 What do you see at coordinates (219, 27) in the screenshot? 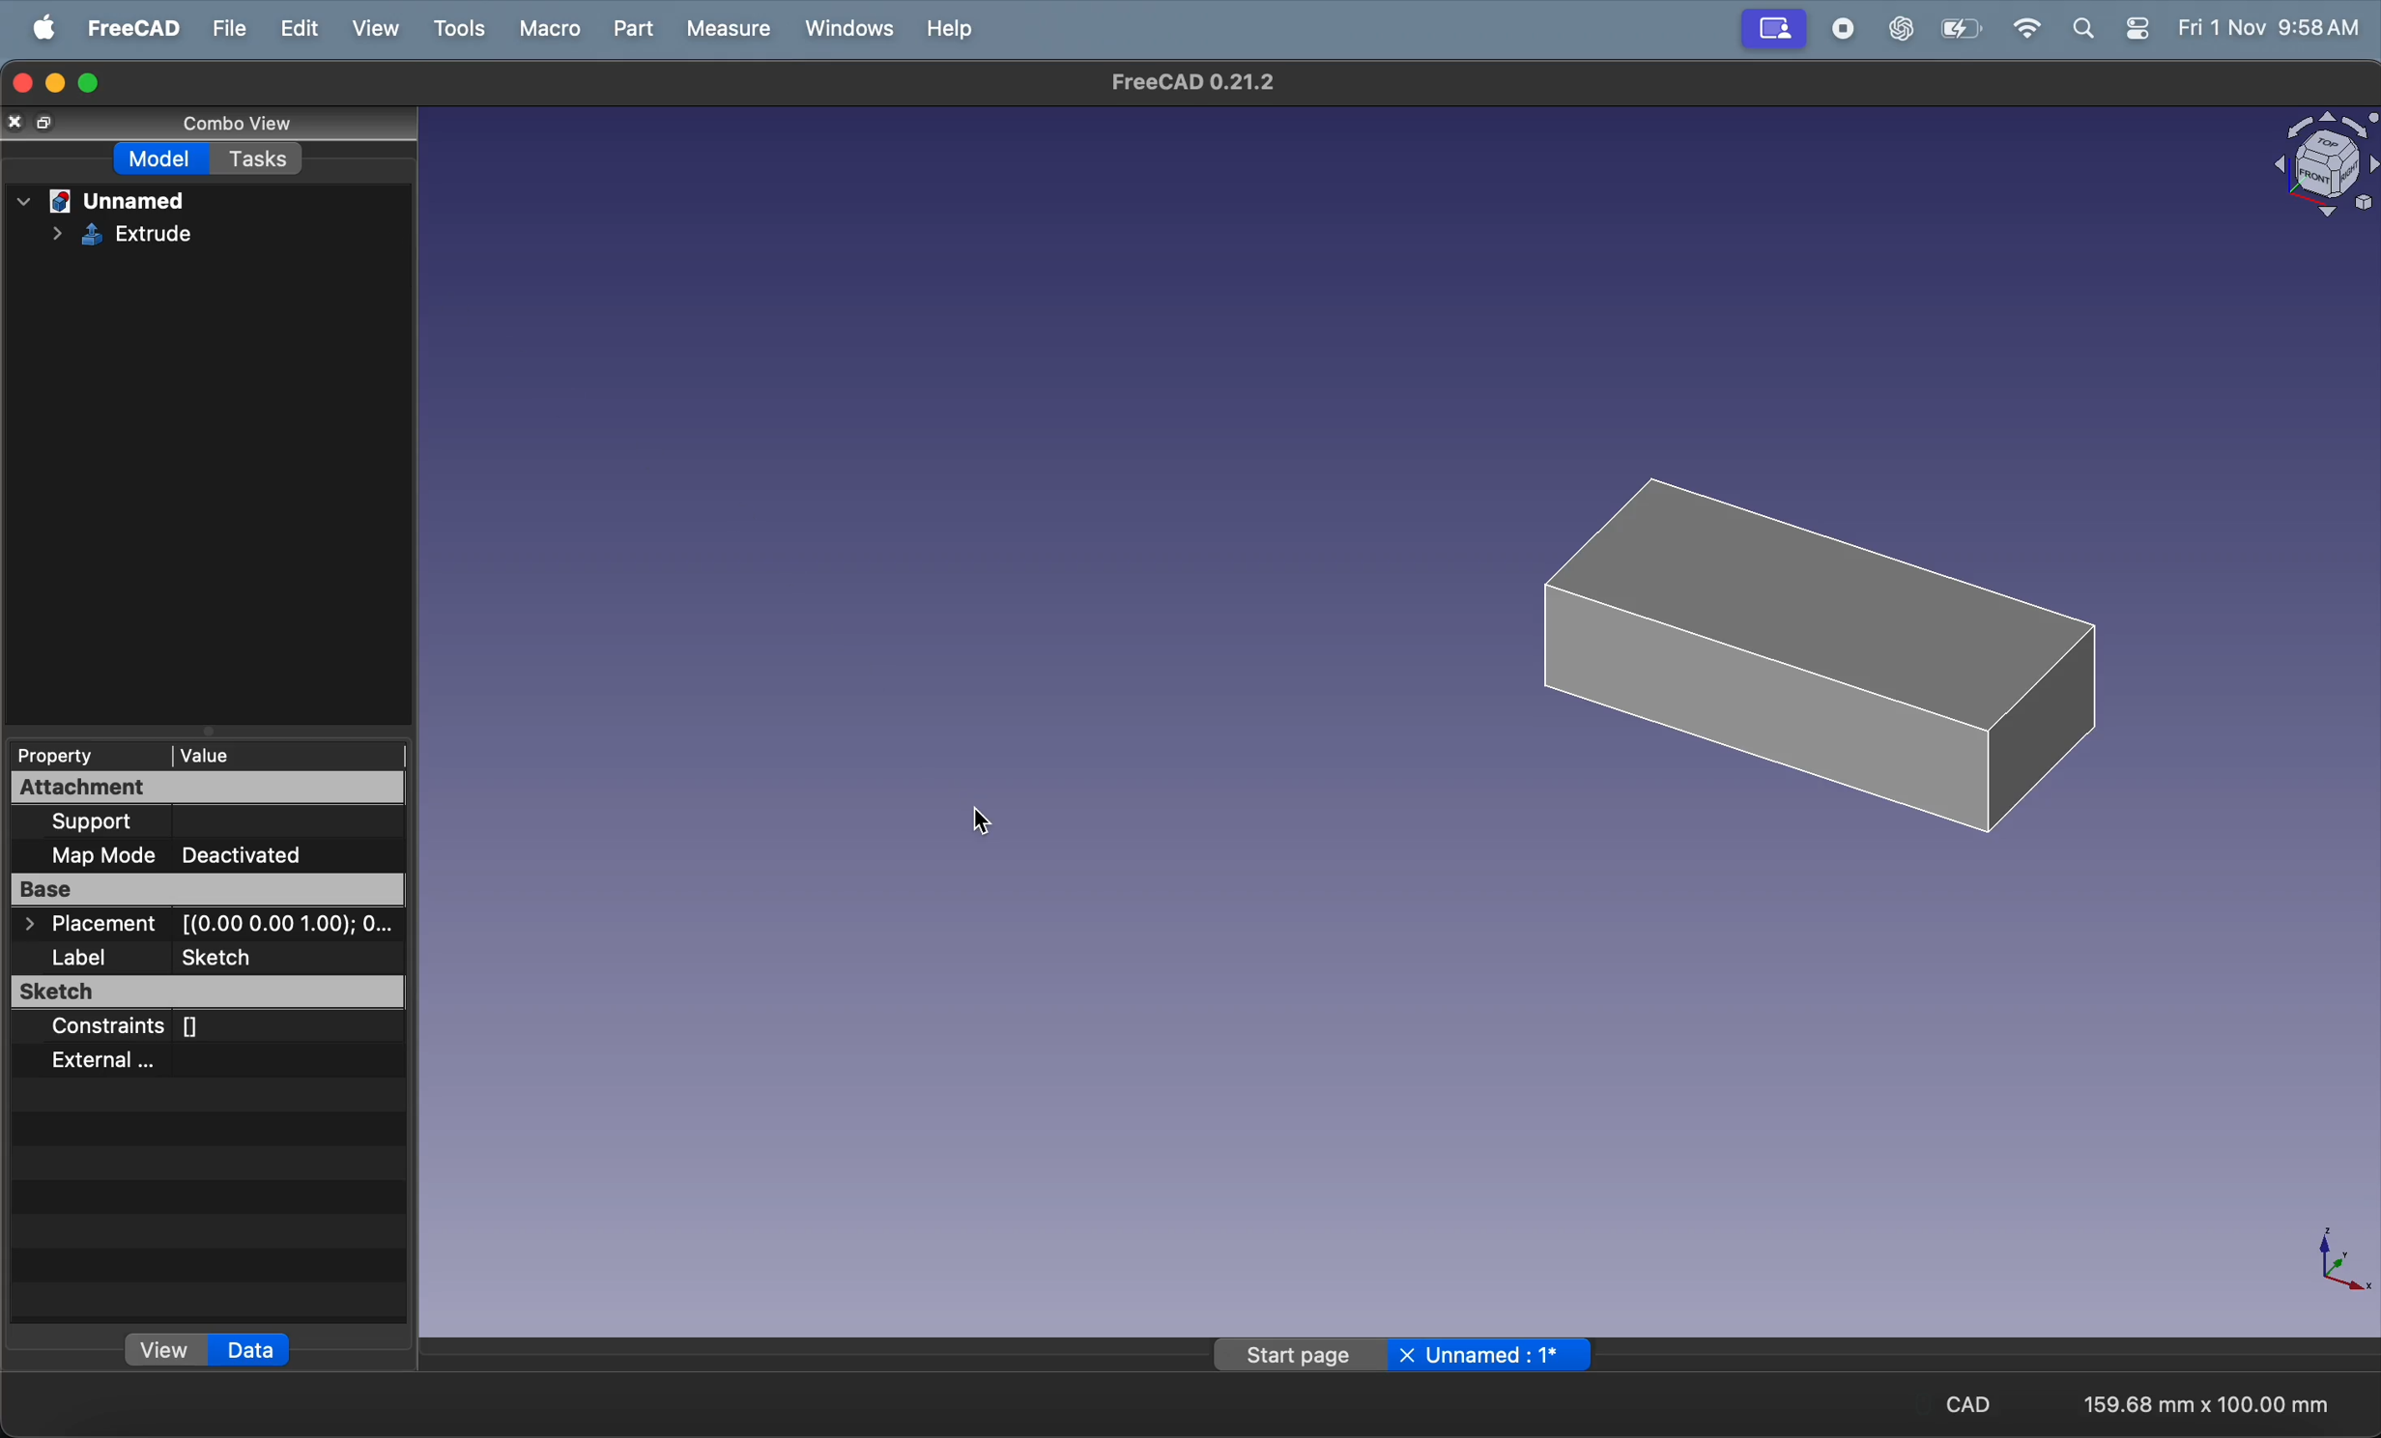
I see `file` at bounding box center [219, 27].